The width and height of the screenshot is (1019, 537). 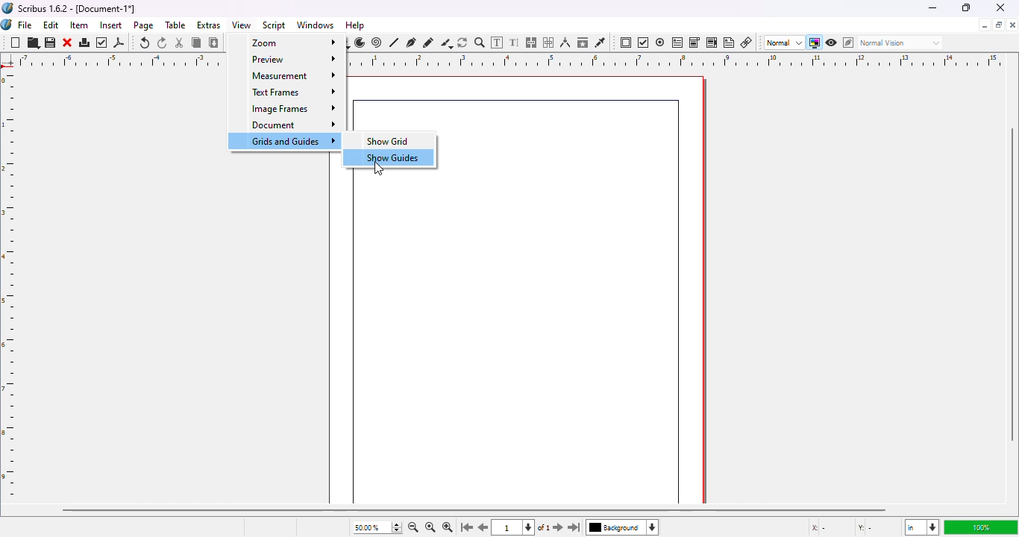 I want to click on PDF check box, so click(x=643, y=43).